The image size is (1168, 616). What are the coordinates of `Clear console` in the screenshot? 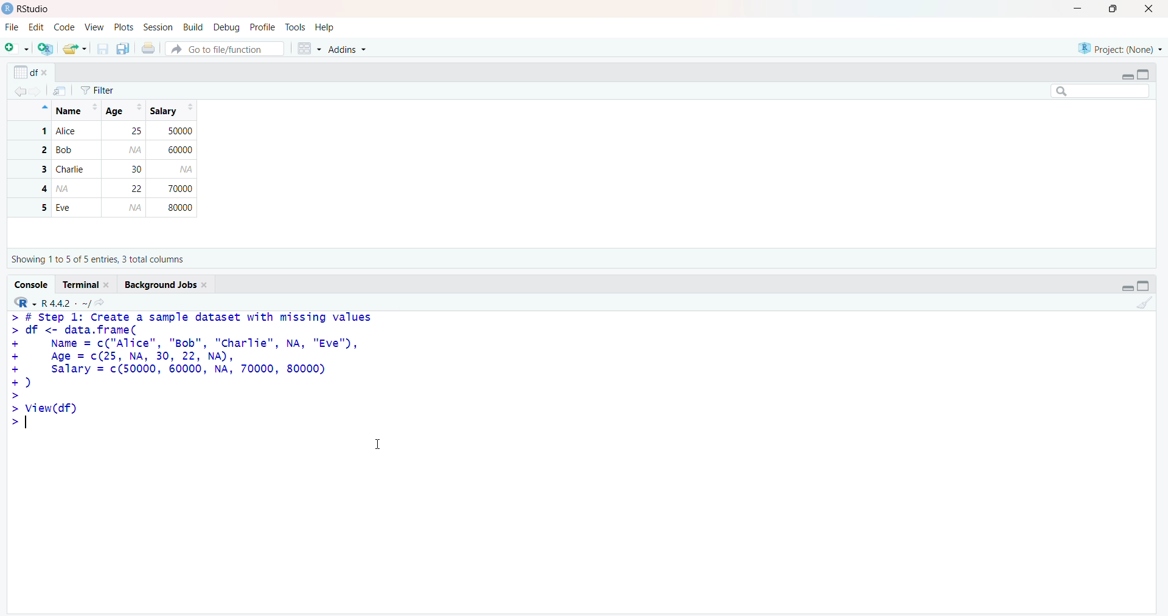 It's located at (1145, 306).